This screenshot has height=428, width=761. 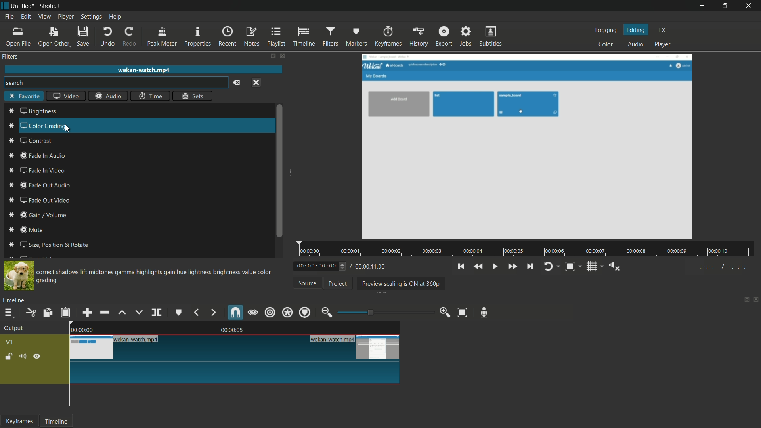 I want to click on snap, so click(x=235, y=313).